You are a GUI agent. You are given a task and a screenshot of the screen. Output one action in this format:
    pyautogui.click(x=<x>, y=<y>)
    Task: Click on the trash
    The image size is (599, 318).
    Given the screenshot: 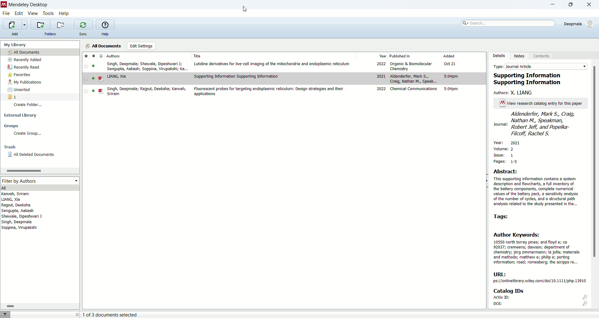 What is the action you would take?
    pyautogui.click(x=10, y=147)
    